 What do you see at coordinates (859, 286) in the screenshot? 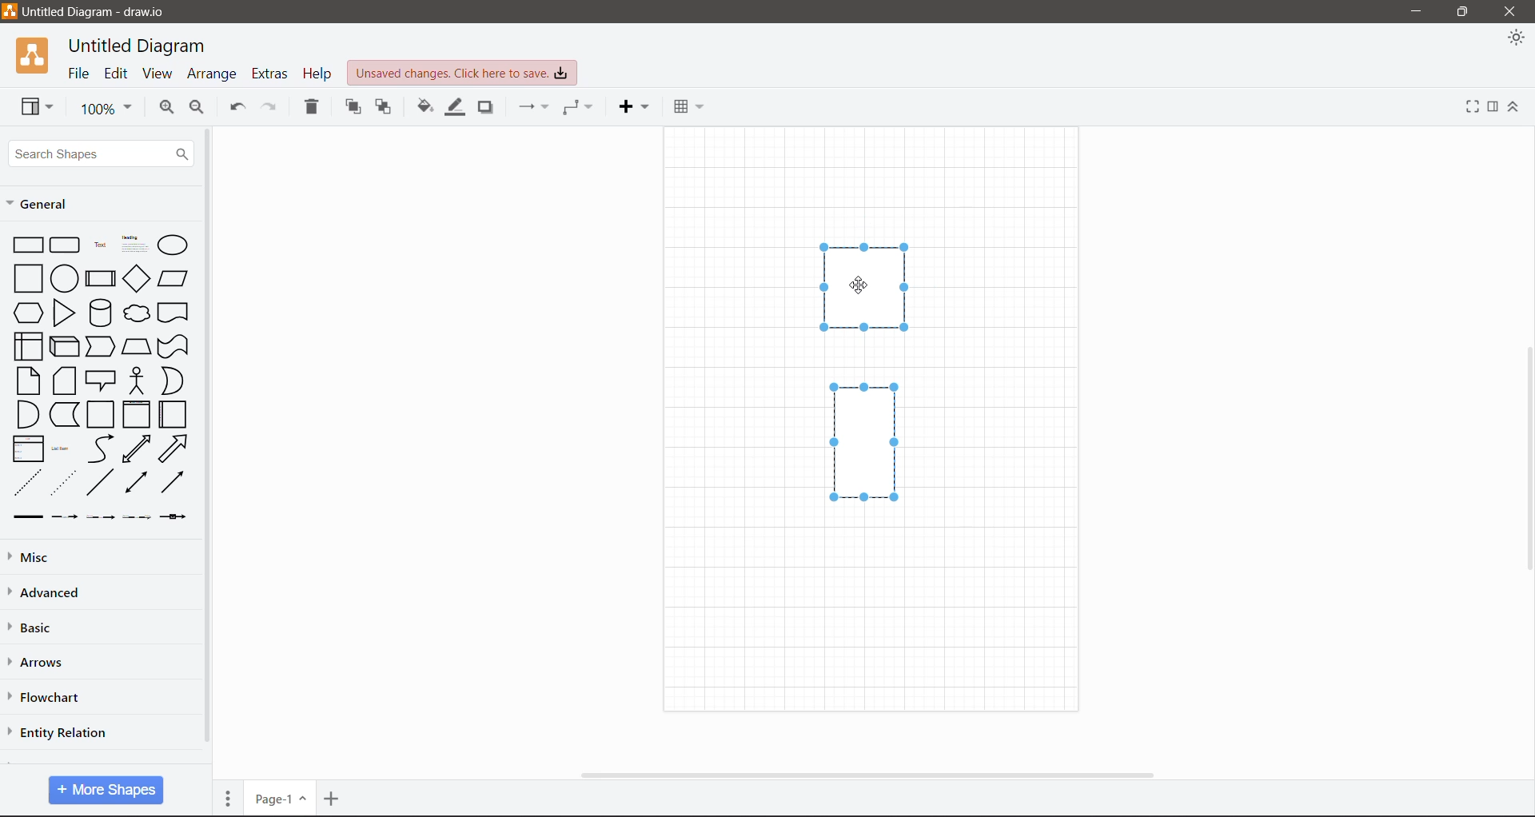
I see `Cursor` at bounding box center [859, 286].